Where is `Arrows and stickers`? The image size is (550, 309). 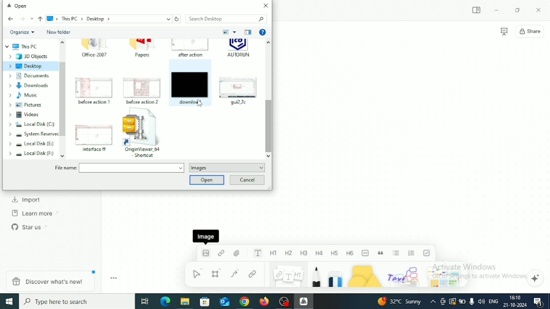
Arrows and stickers is located at coordinates (446, 276).